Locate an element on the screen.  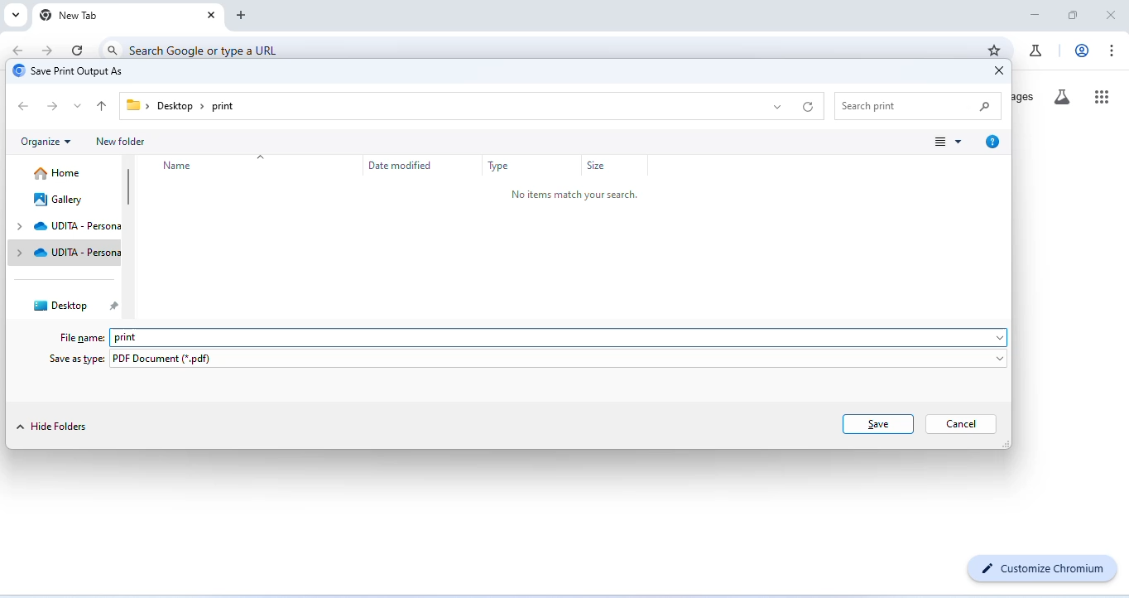
next folder is located at coordinates (55, 108).